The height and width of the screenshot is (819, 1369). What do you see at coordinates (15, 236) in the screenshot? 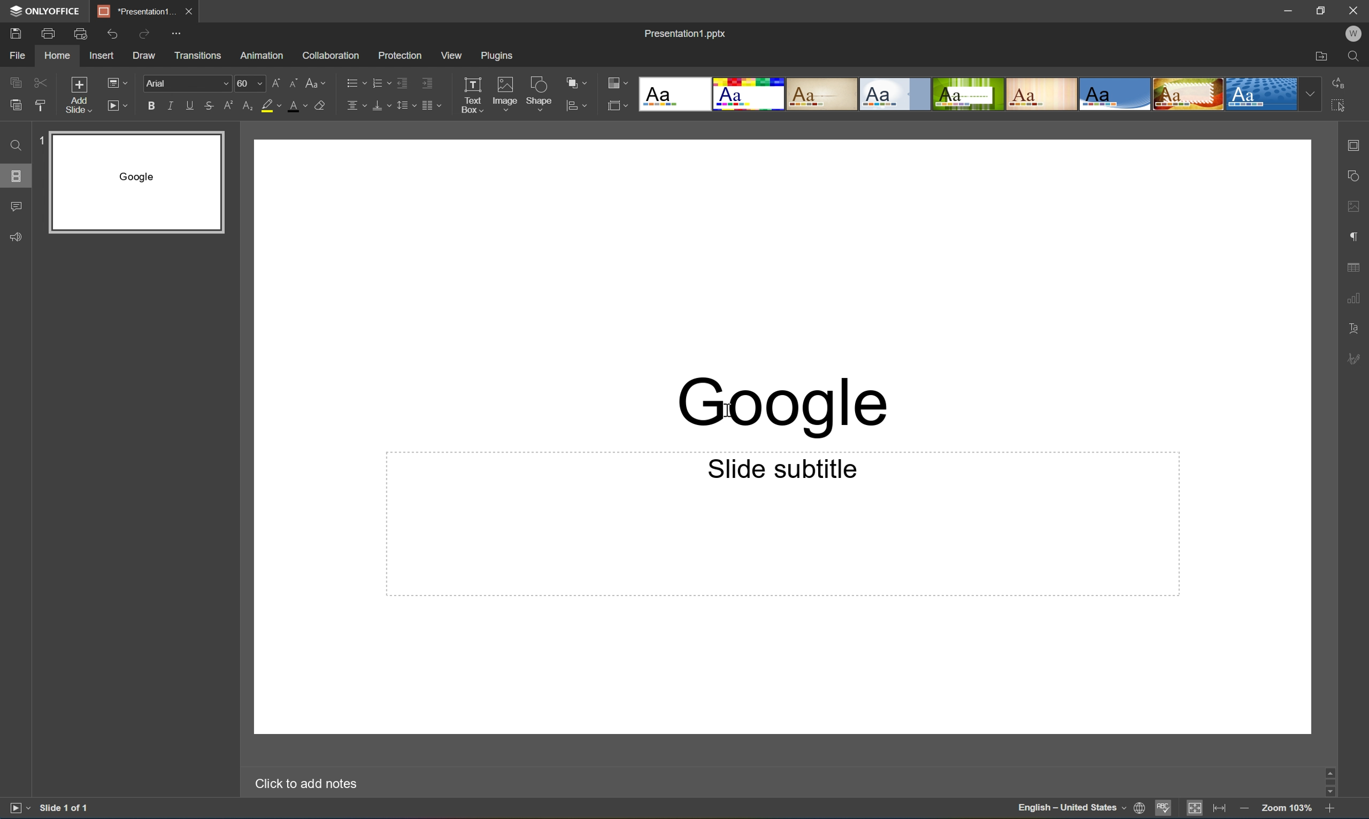
I see `Feedback and support` at bounding box center [15, 236].